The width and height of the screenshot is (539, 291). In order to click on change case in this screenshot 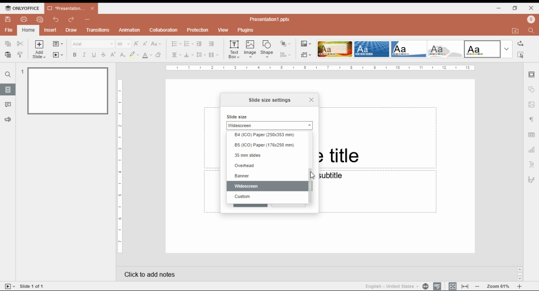, I will do `click(156, 44)`.